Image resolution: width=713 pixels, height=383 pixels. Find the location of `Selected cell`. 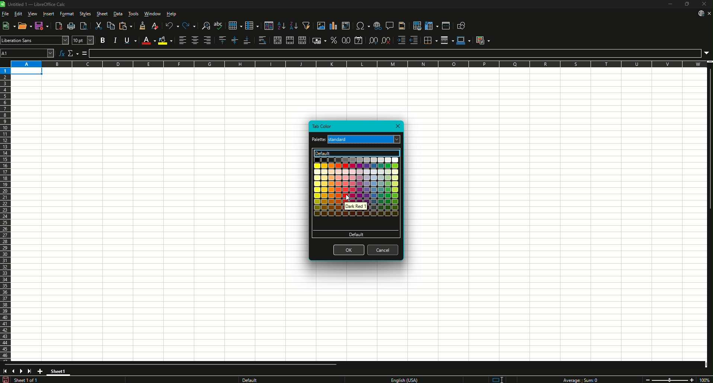

Selected cell is located at coordinates (27, 71).